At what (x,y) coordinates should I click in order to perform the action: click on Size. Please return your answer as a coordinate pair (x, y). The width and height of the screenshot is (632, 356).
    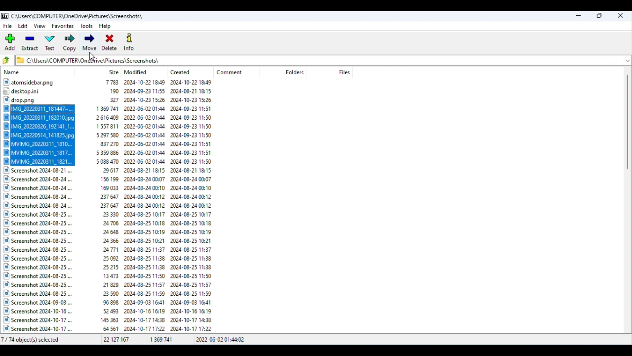
    Looking at the image, I should click on (114, 72).